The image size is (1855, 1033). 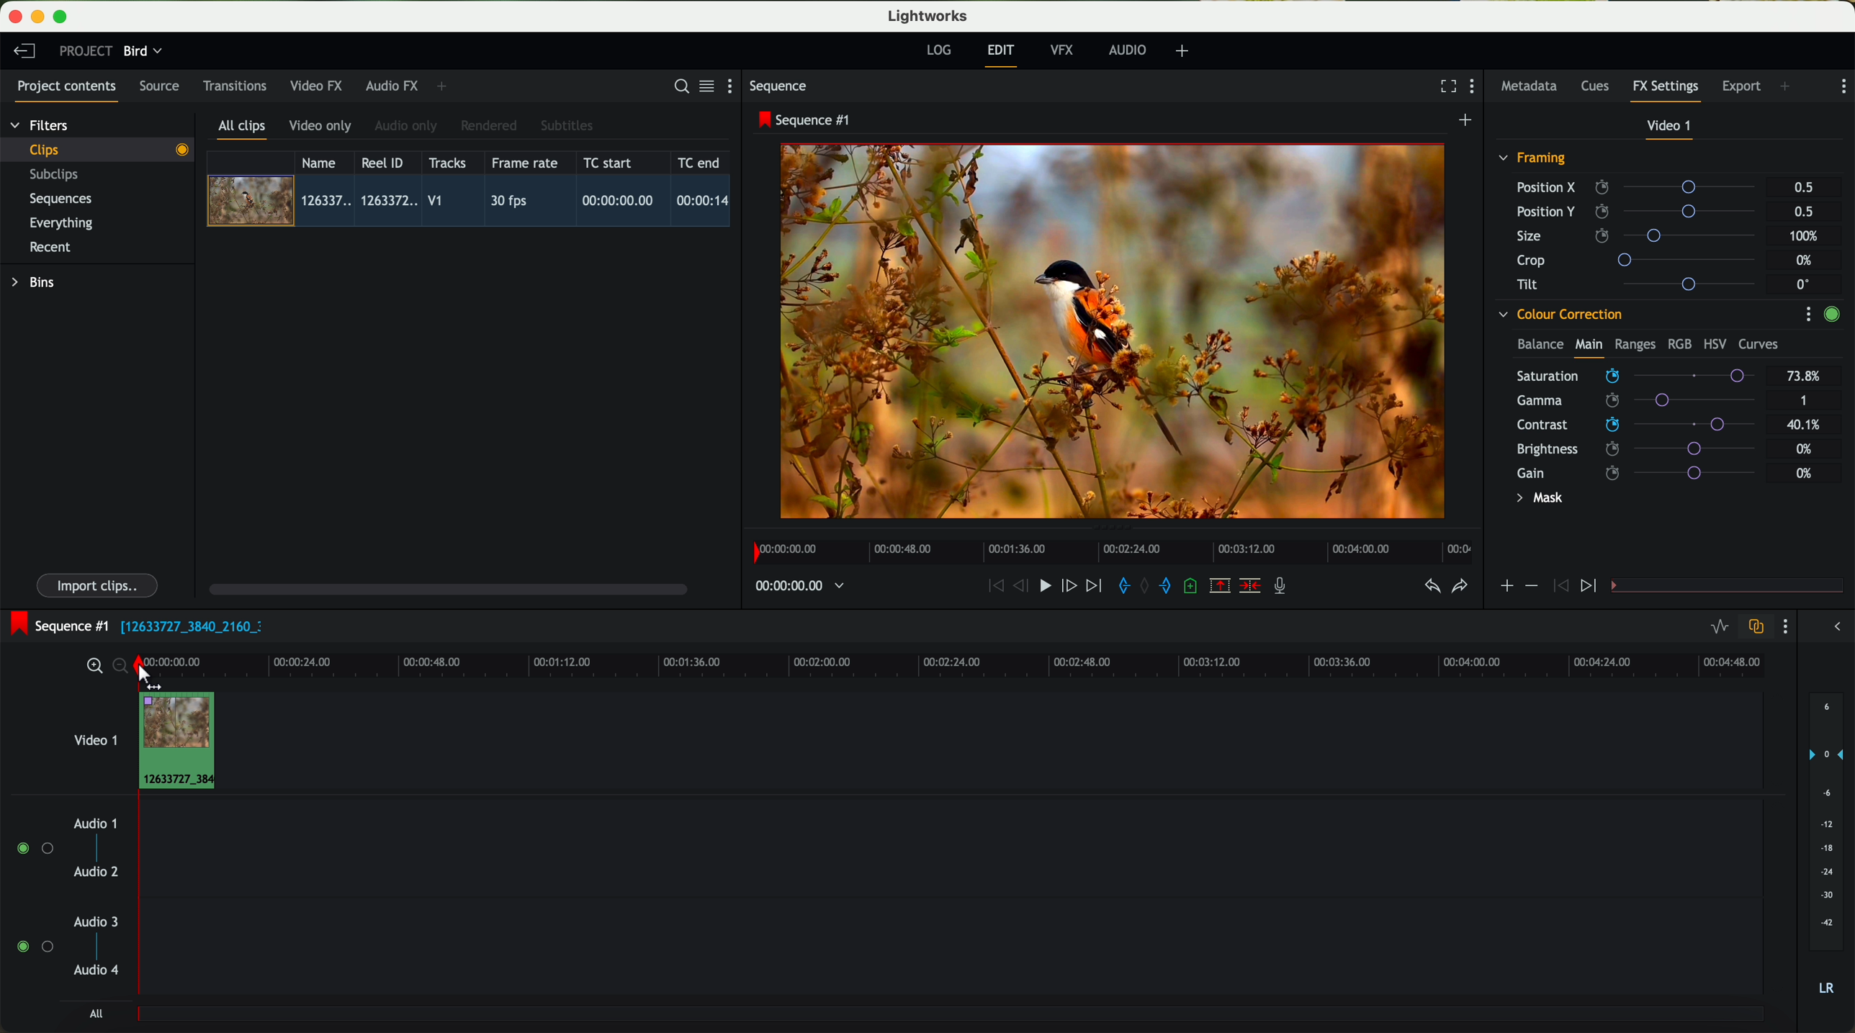 What do you see at coordinates (1679, 343) in the screenshot?
I see `RGB` at bounding box center [1679, 343].